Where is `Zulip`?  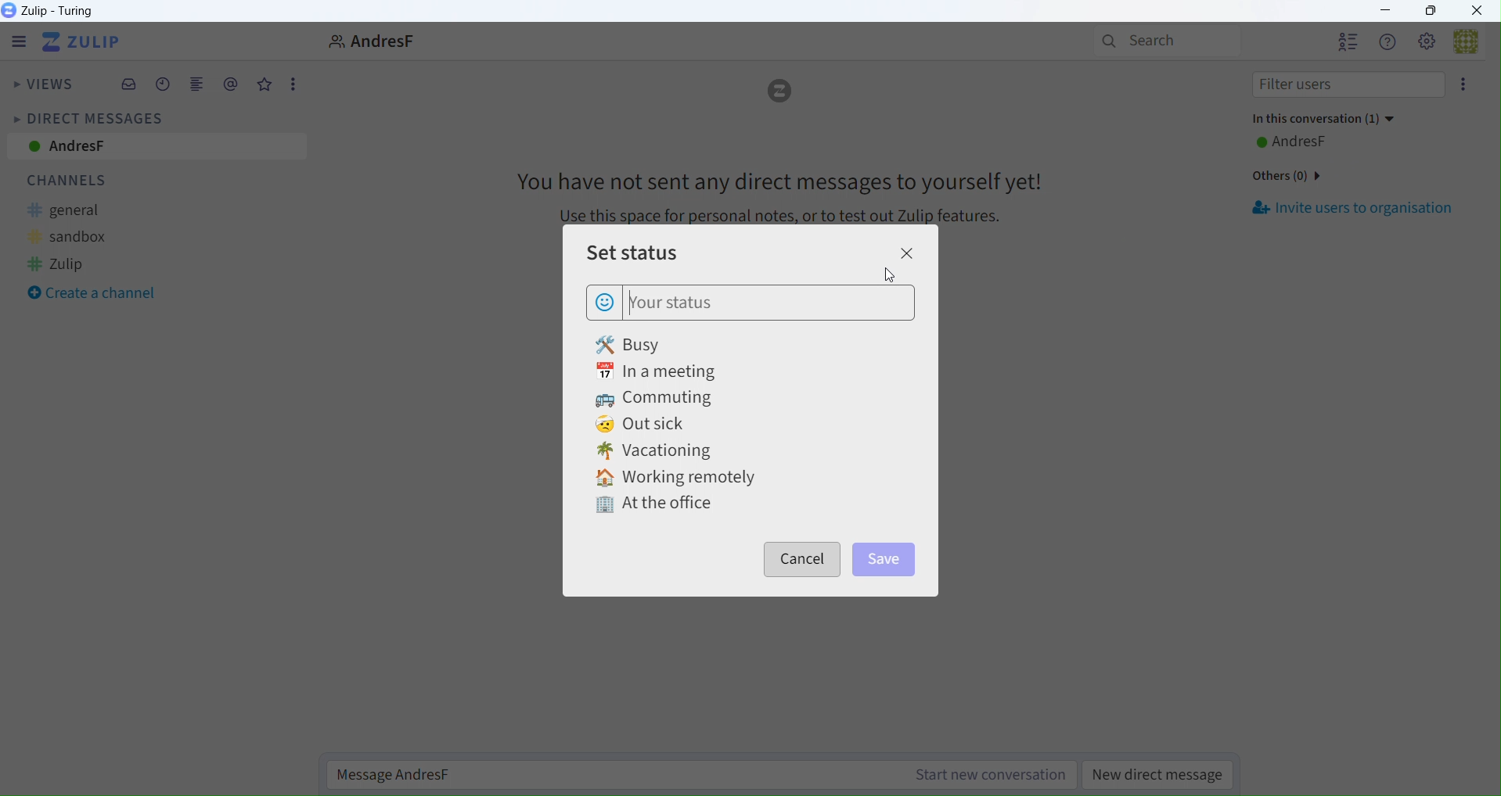
Zulip is located at coordinates (55, 11).